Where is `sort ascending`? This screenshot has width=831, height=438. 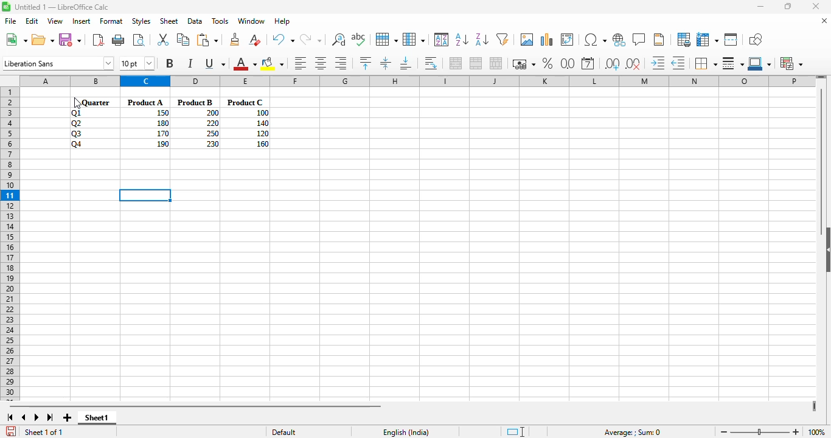 sort ascending is located at coordinates (462, 40).